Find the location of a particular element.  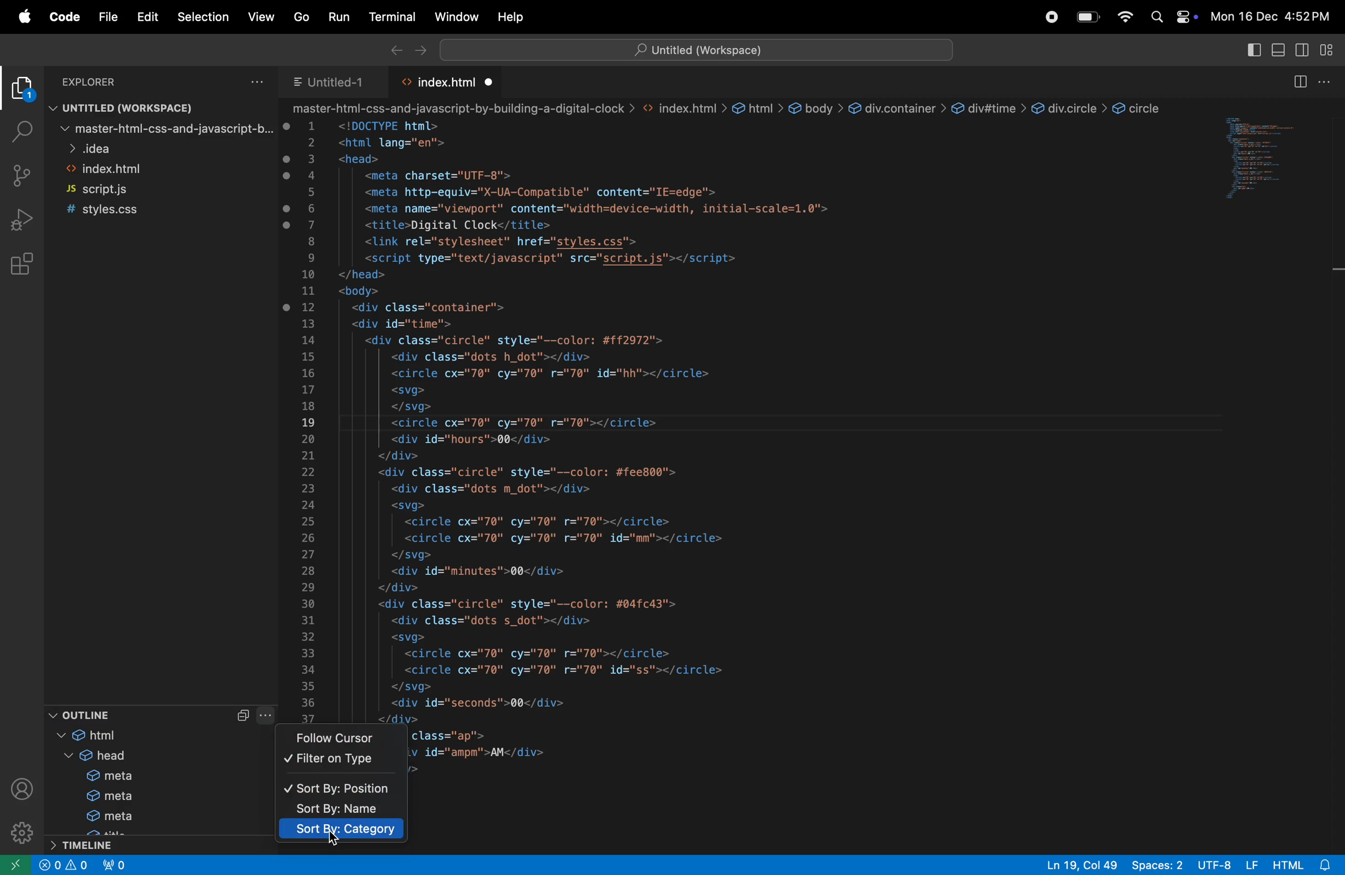

index.html tab is located at coordinates (443, 83).